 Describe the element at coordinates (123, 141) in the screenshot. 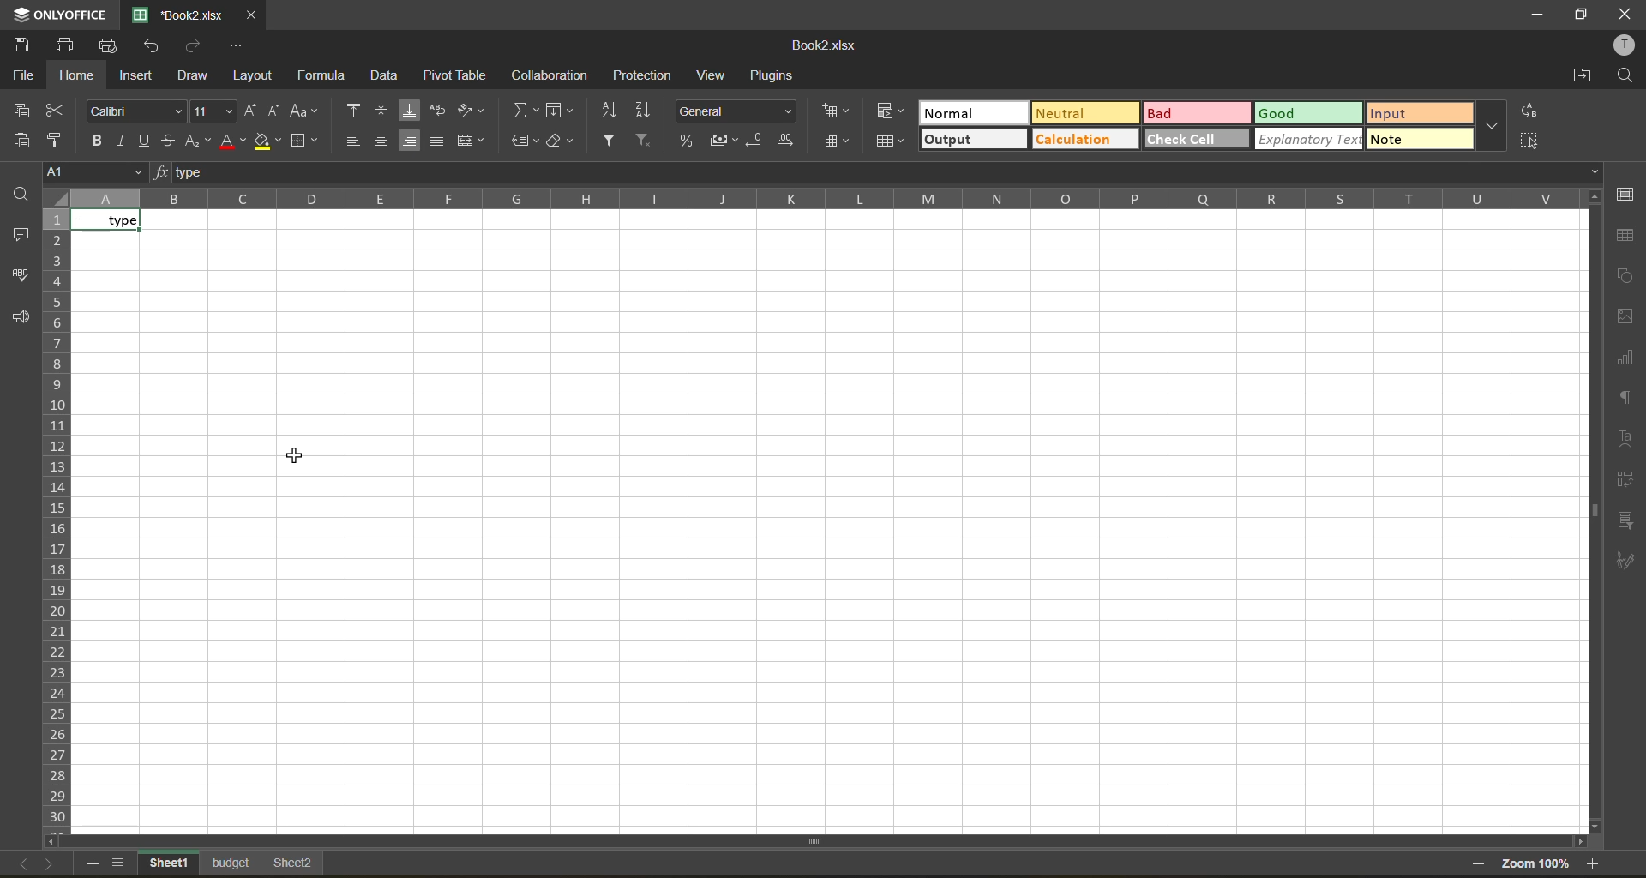

I see `italic` at that location.